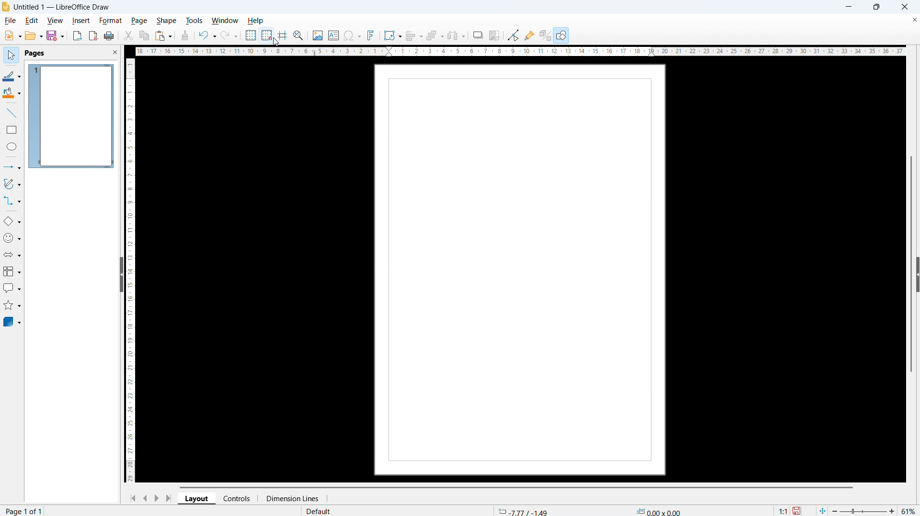  What do you see at coordinates (122, 274) in the screenshot?
I see `Hide pane ` at bounding box center [122, 274].